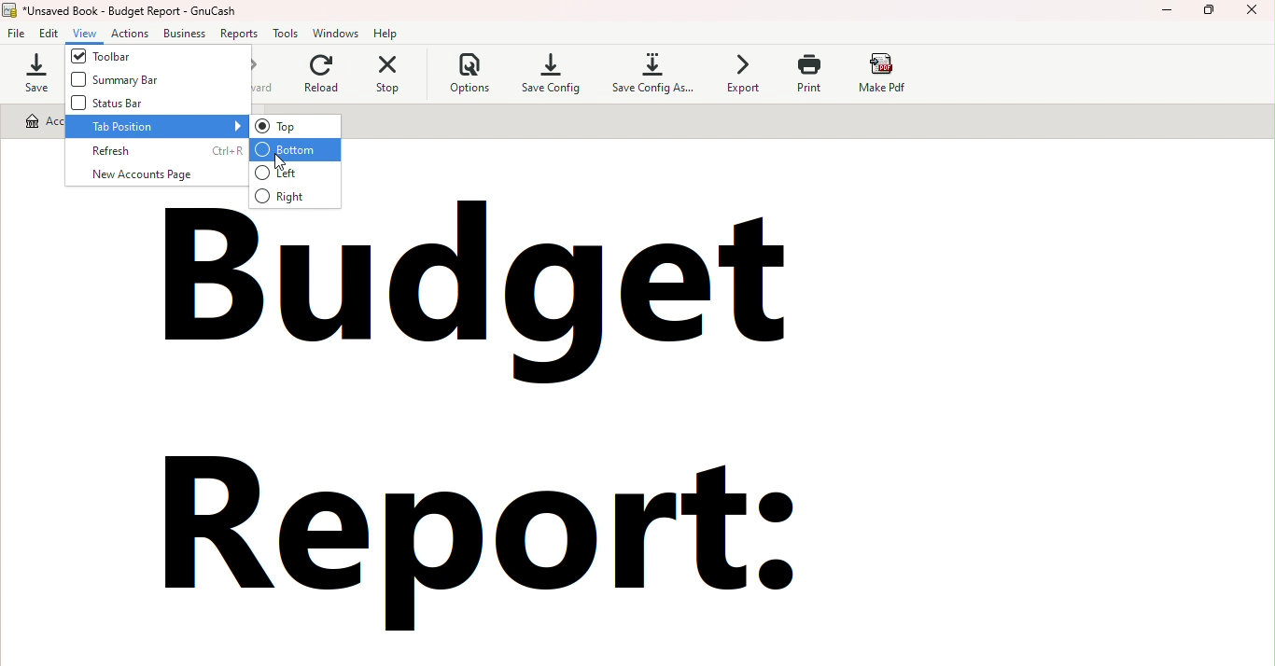 The height and width of the screenshot is (666, 1275). Describe the element at coordinates (295, 127) in the screenshot. I see `Top` at that location.